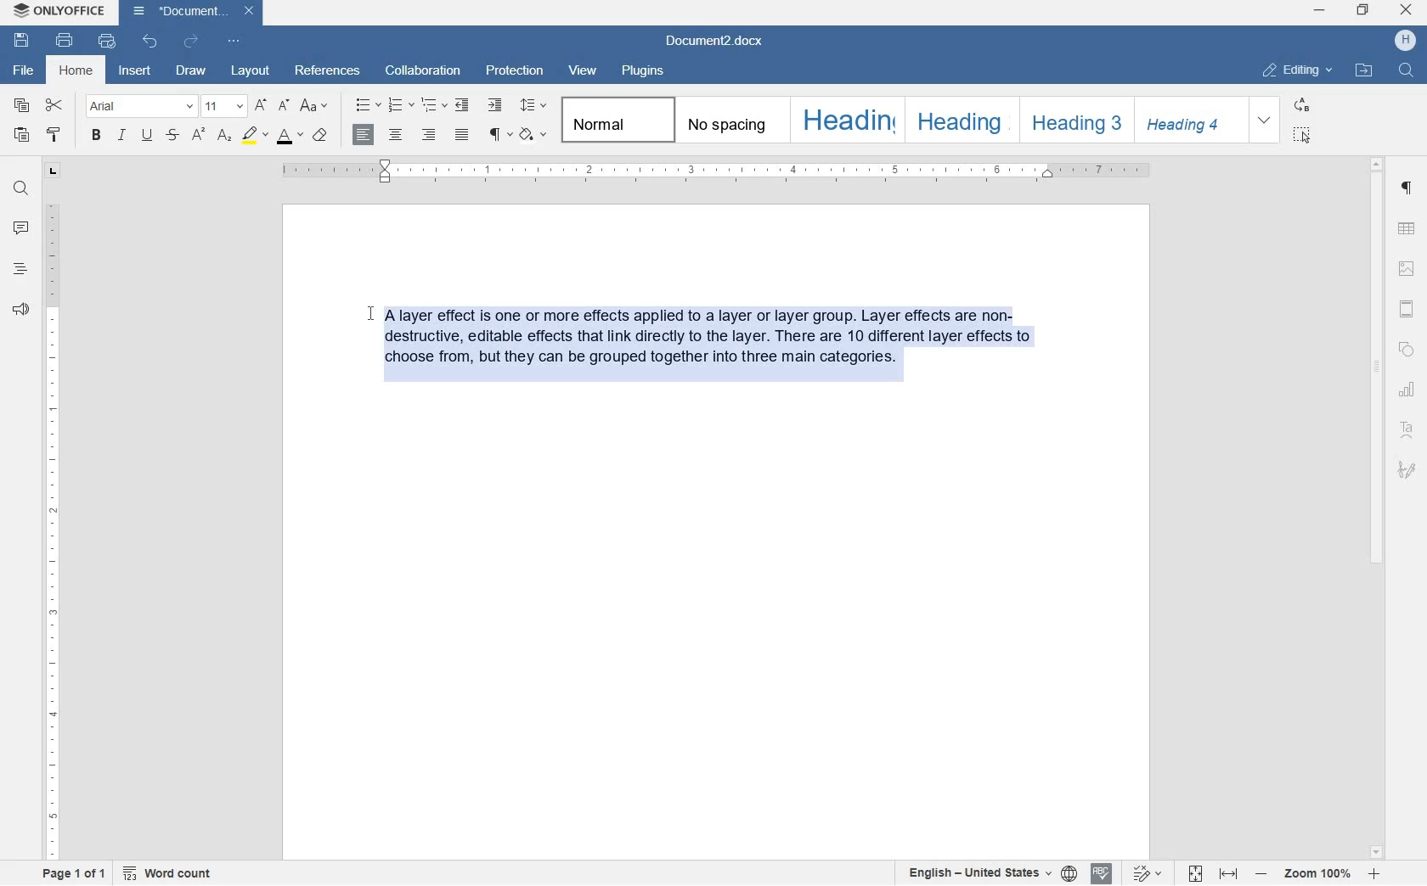 The width and height of the screenshot is (1427, 886). Describe the element at coordinates (1303, 133) in the screenshot. I see `select all ` at that location.